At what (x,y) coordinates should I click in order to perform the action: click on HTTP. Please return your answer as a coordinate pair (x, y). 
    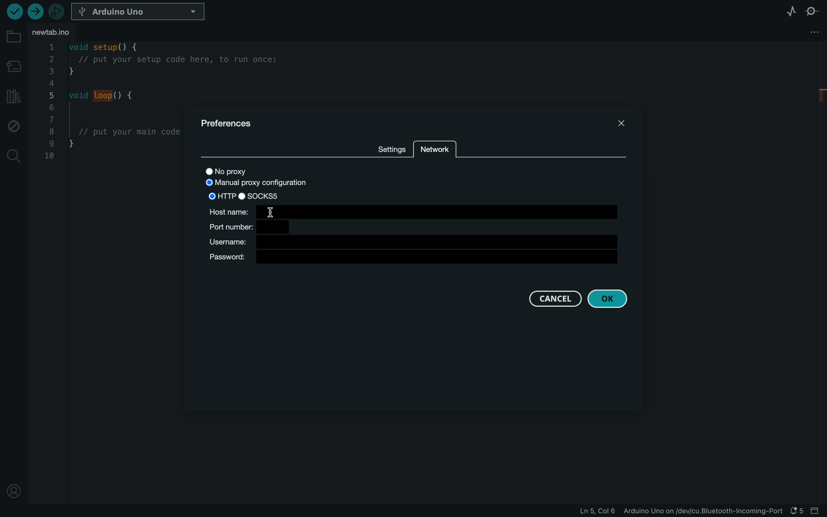
    Looking at the image, I should click on (221, 195).